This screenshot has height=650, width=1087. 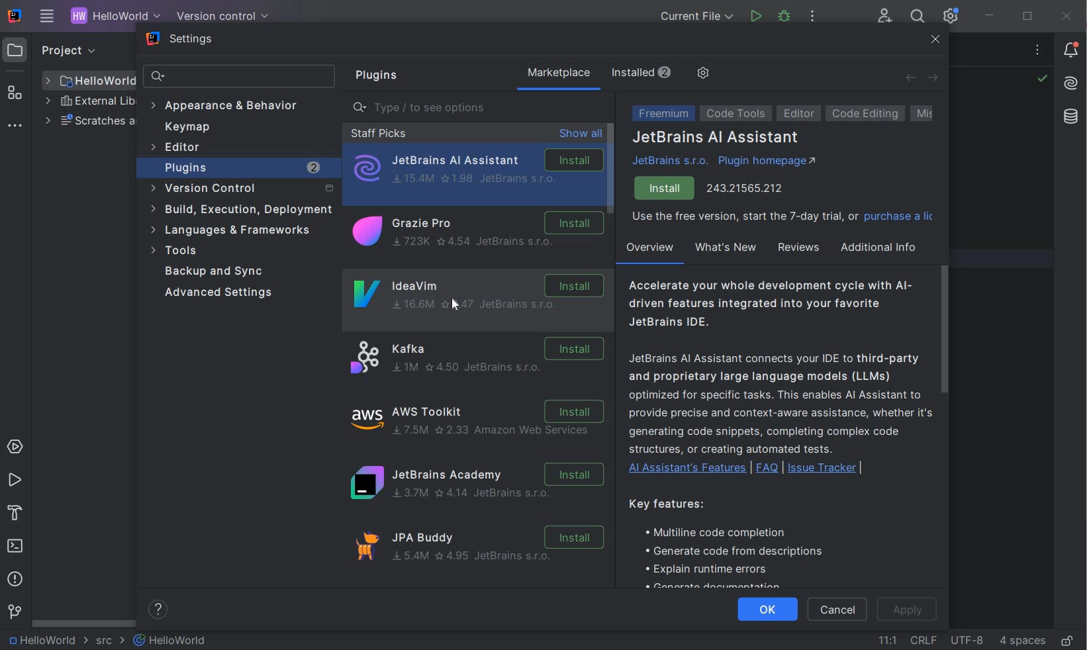 I want to click on PROJECT NAME, so click(x=113, y=17).